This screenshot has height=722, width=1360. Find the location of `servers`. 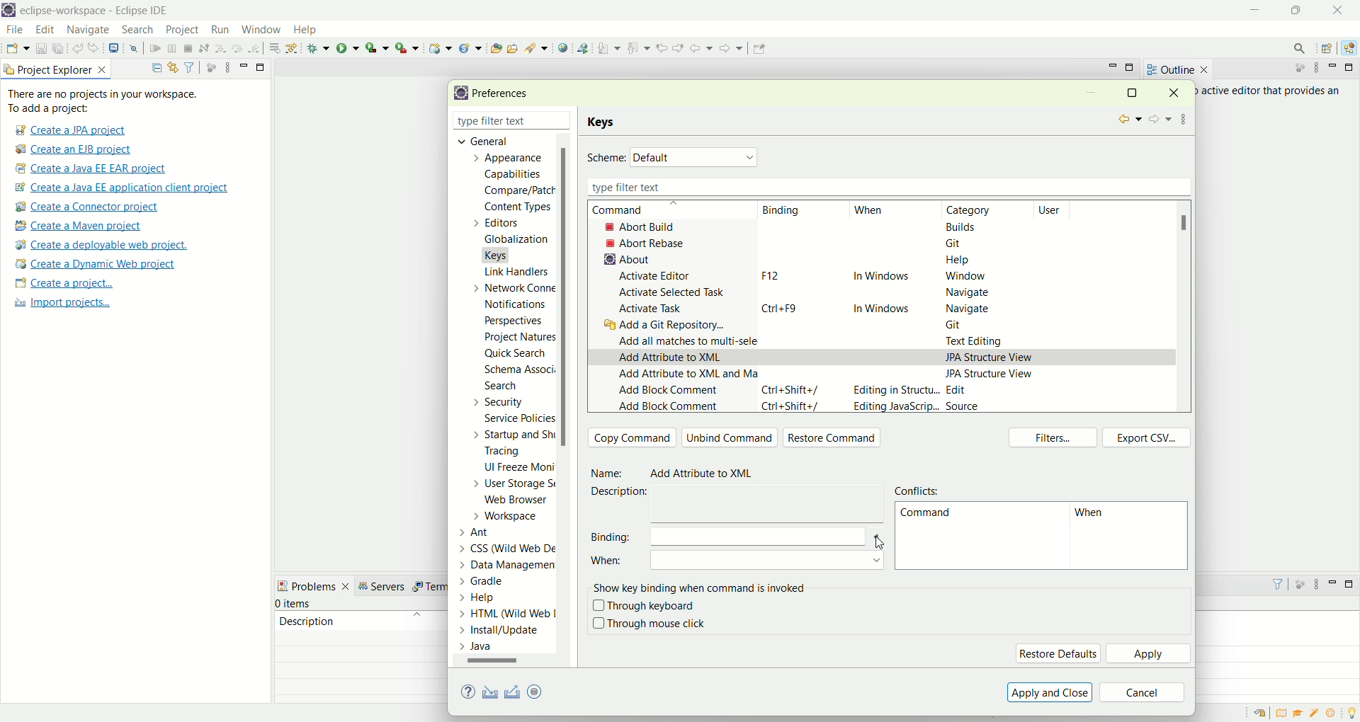

servers is located at coordinates (385, 586).